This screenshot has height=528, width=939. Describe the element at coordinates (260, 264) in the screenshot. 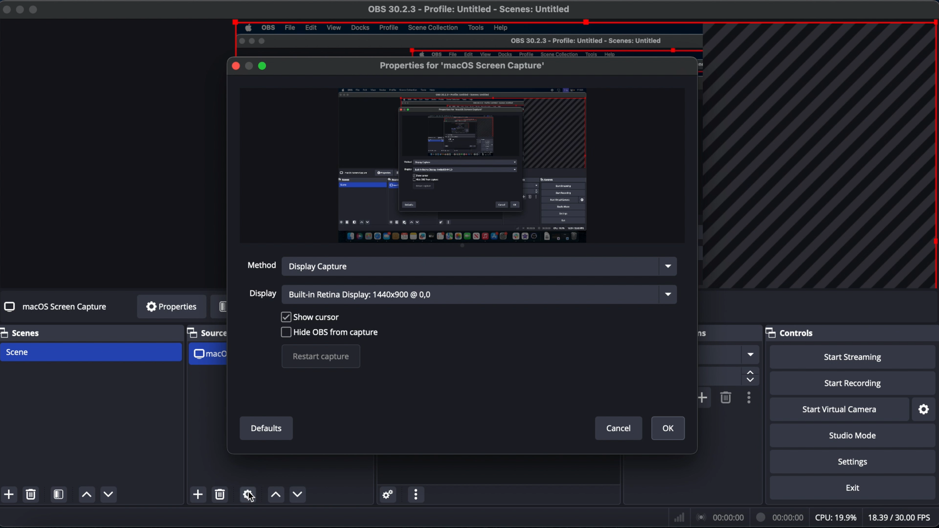

I see `method` at that location.